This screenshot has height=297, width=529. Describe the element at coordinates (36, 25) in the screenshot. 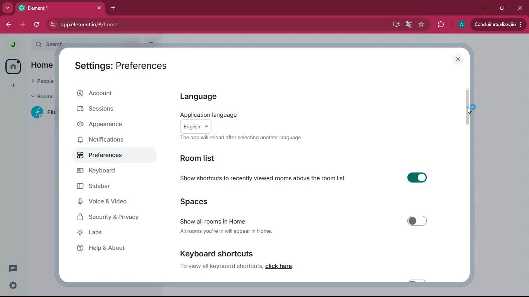

I see `refresh` at that location.